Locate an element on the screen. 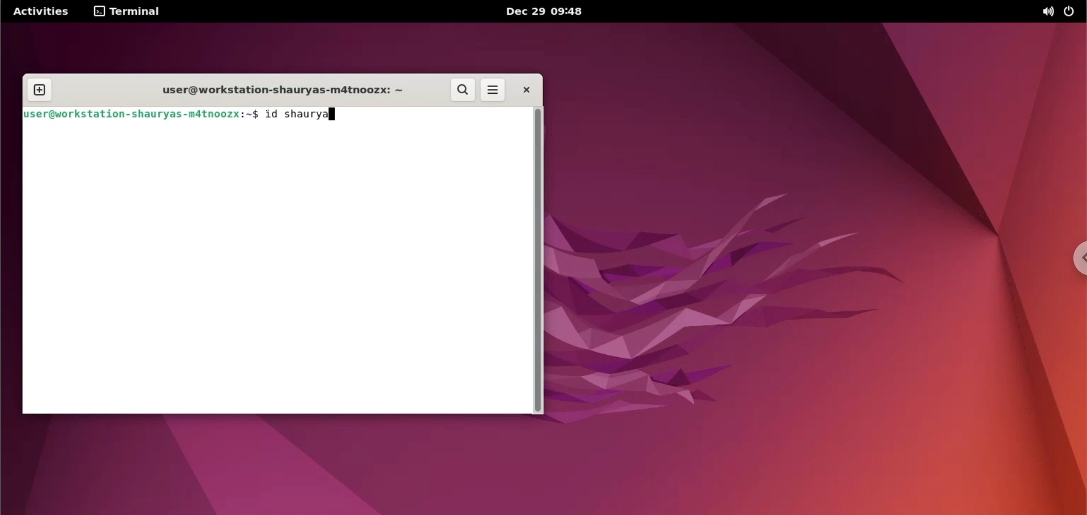 This screenshot has width=1087, height=515. chrome options is located at coordinates (1071, 263).